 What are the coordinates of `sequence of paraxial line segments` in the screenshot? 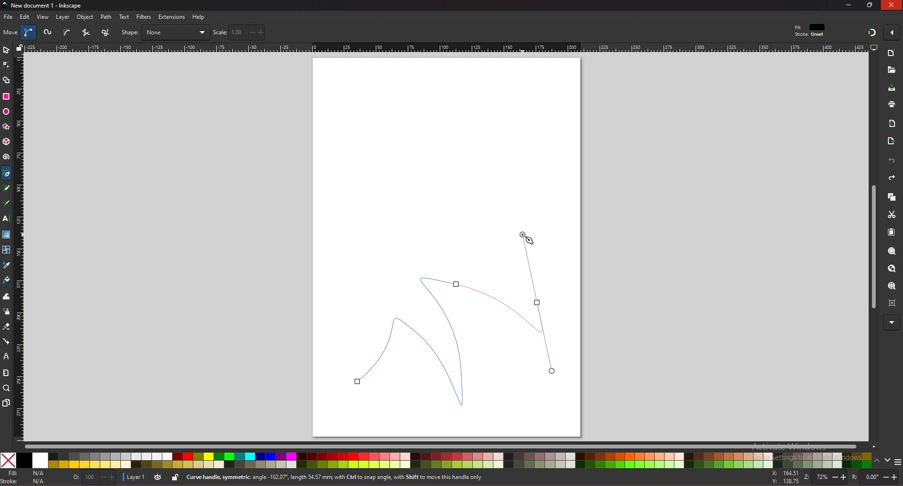 It's located at (107, 33).